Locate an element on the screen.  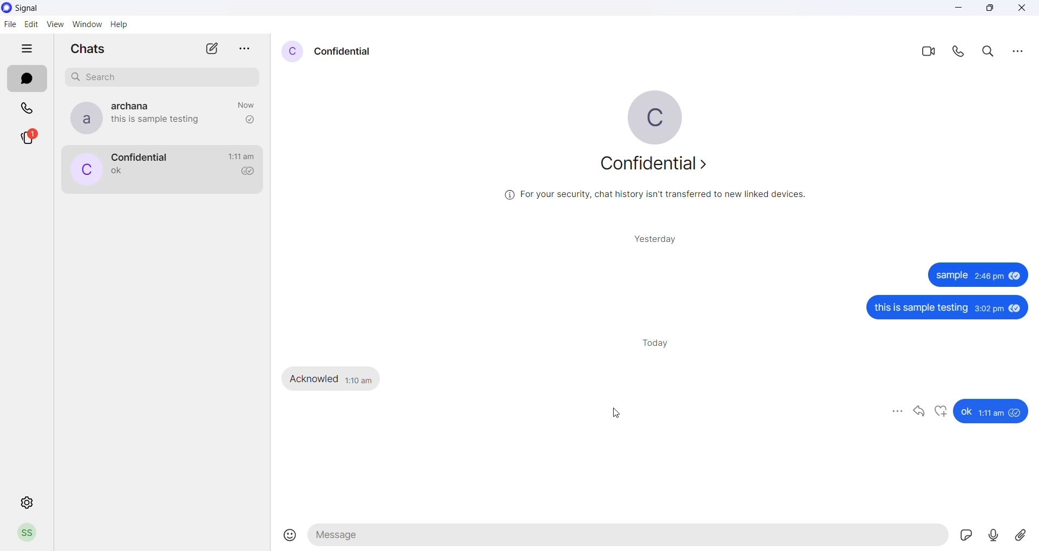
stories is located at coordinates (34, 138).